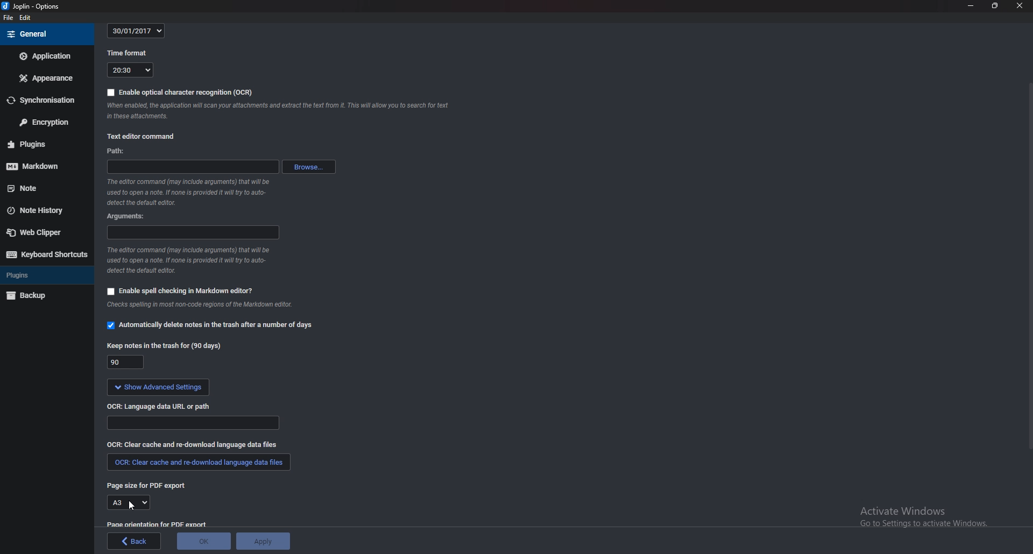 The image size is (1033, 554). Describe the element at coordinates (134, 541) in the screenshot. I see `back` at that location.